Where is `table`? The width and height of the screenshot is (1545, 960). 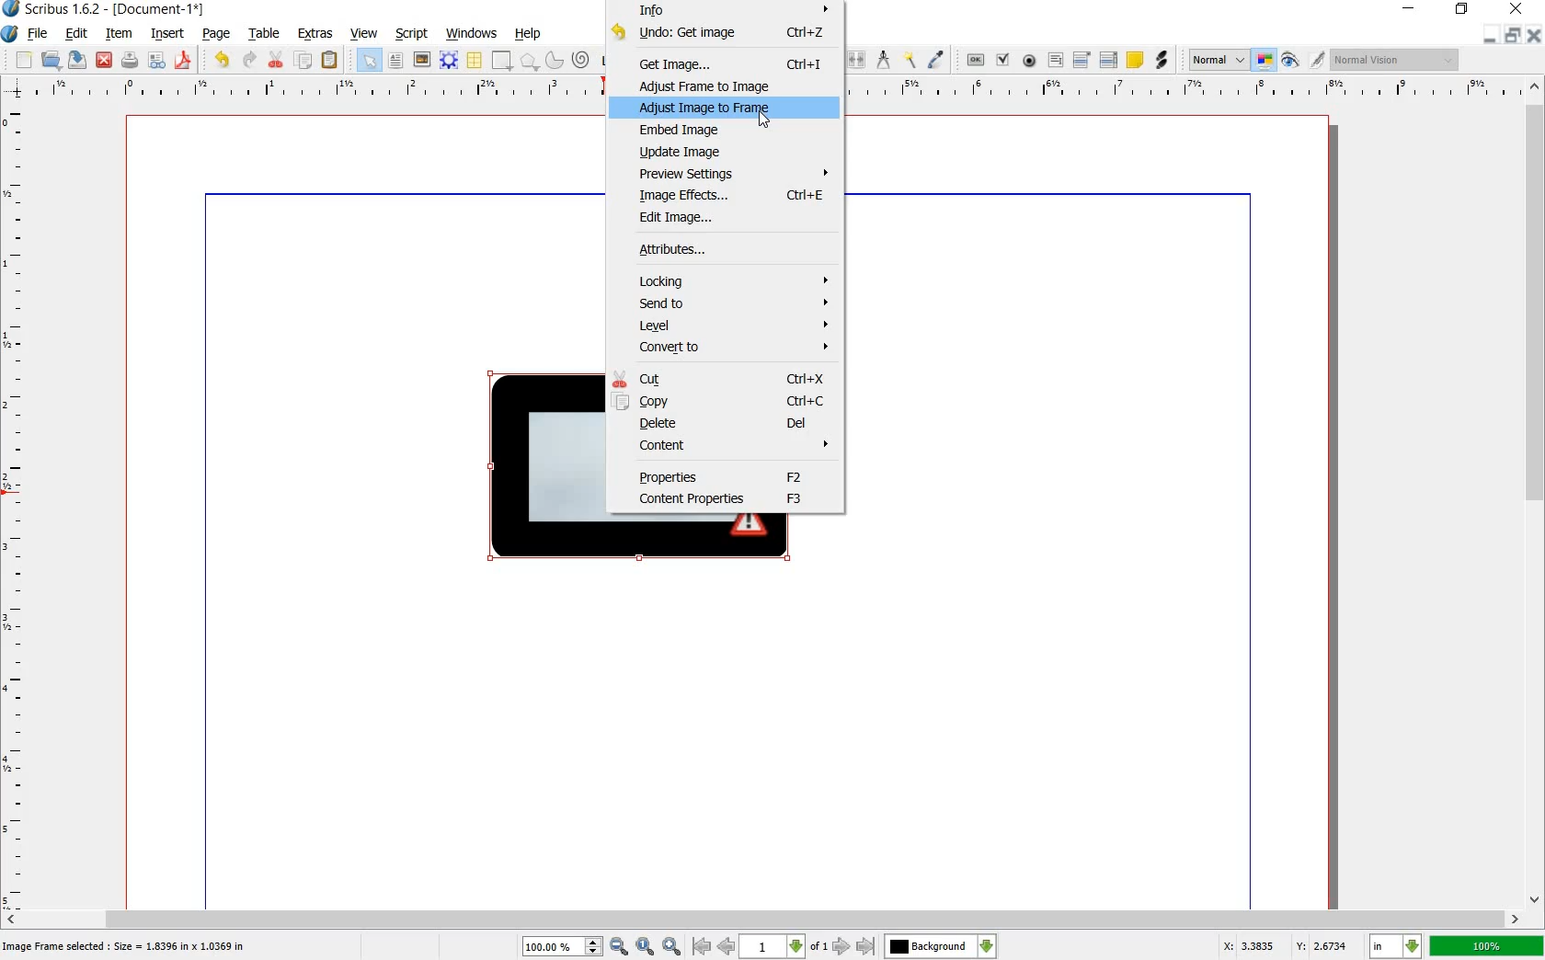 table is located at coordinates (266, 34).